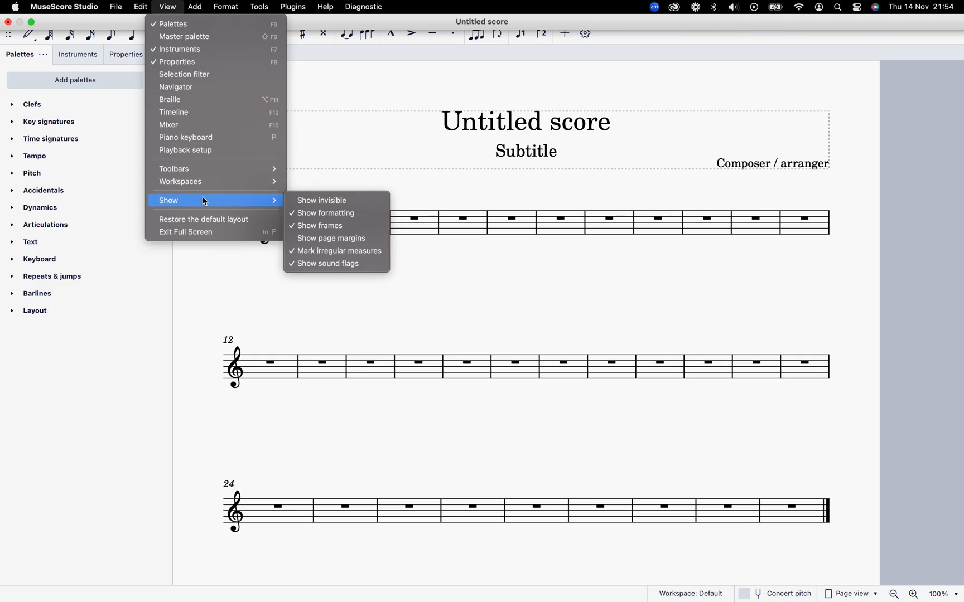 Image resolution: width=964 pixels, height=602 pixels. I want to click on F8, so click(272, 63).